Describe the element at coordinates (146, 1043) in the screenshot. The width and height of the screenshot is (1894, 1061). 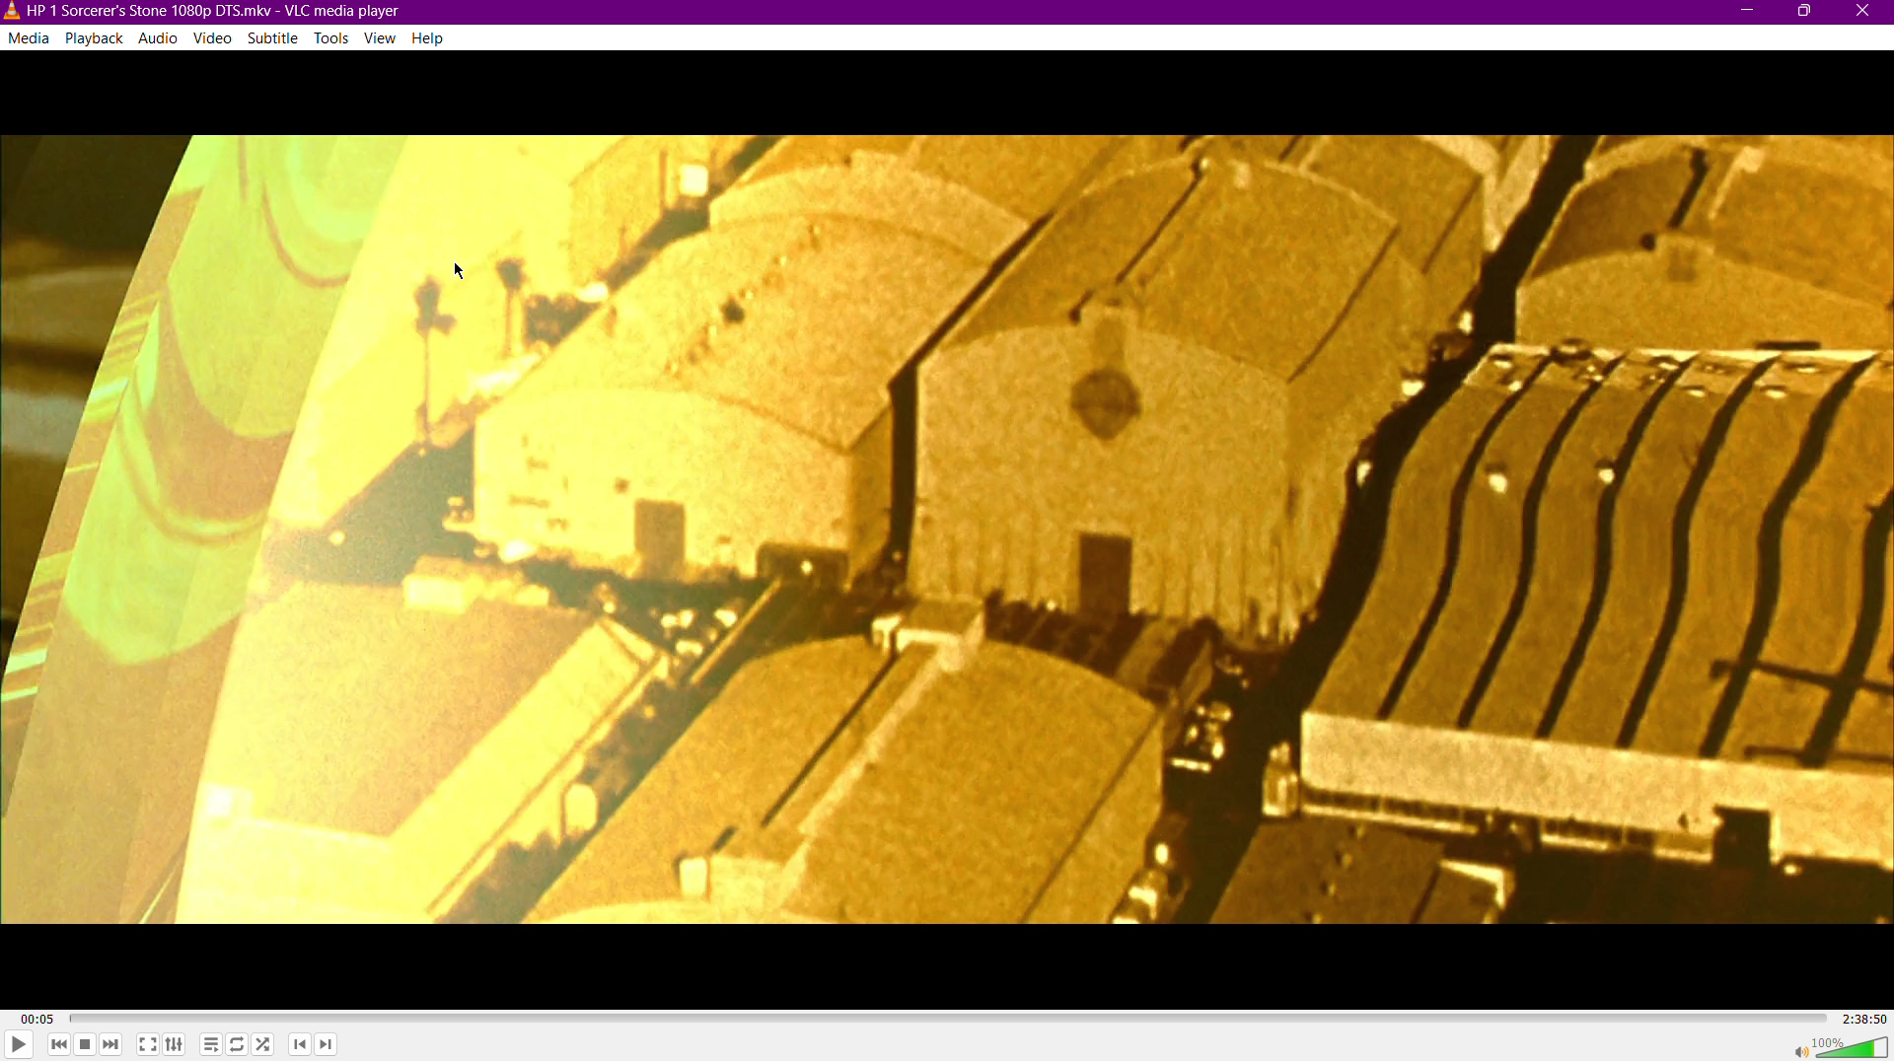
I see `Fullscreen` at that location.